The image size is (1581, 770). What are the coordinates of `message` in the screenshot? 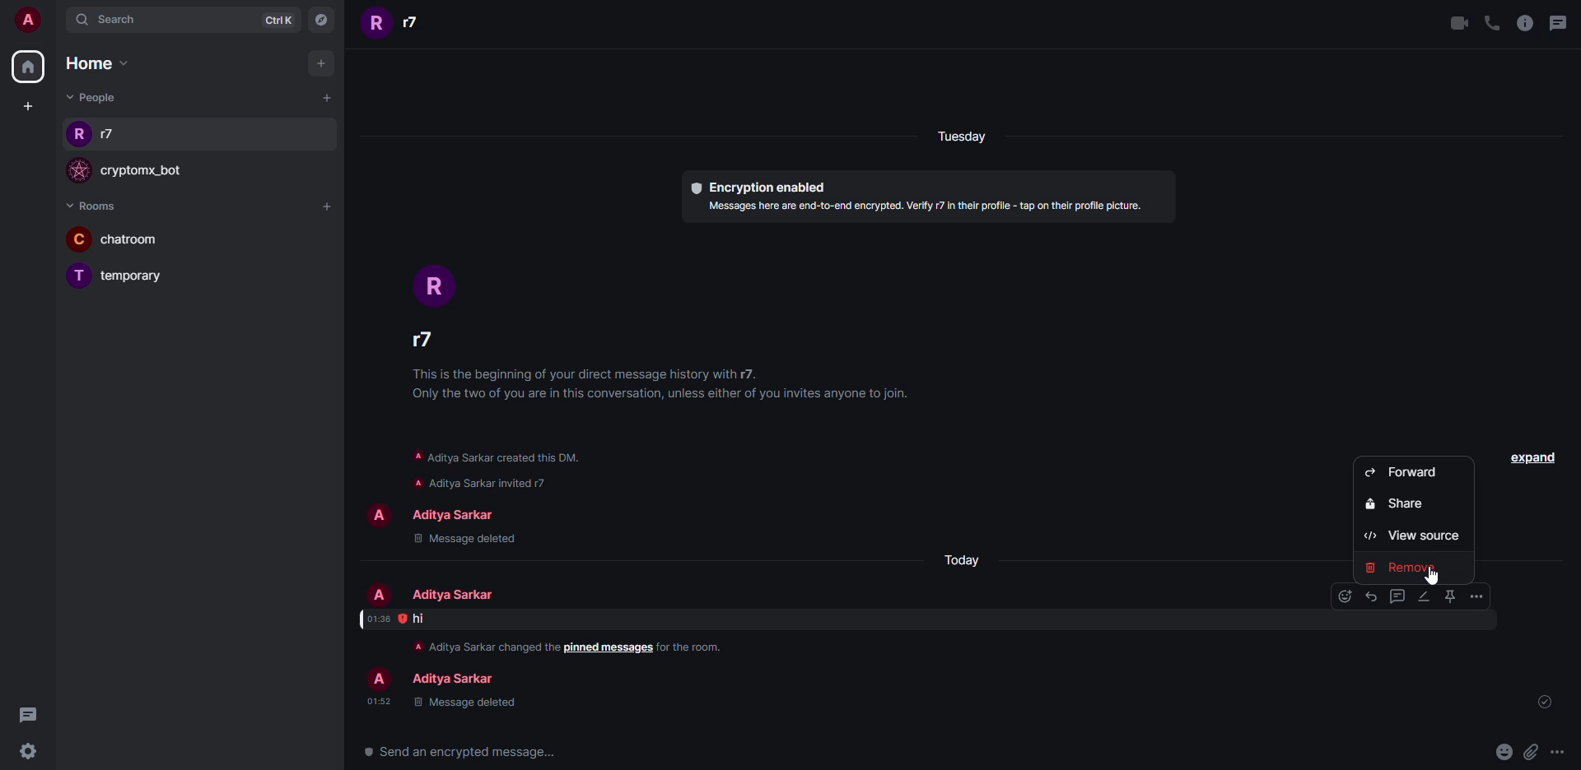 It's located at (420, 619).